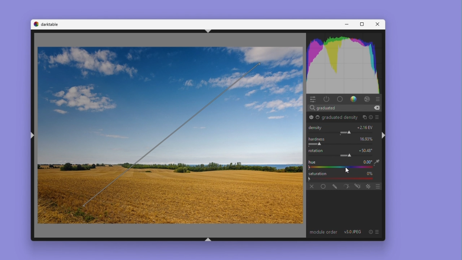  I want to click on 0%, so click(369, 173).